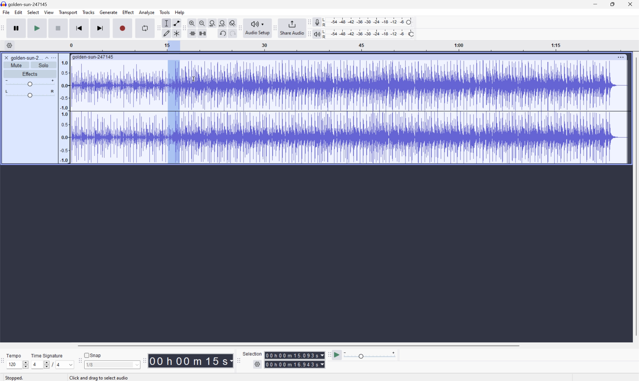 The image size is (639, 381). Describe the element at coordinates (44, 366) in the screenshot. I see `Slider` at that location.